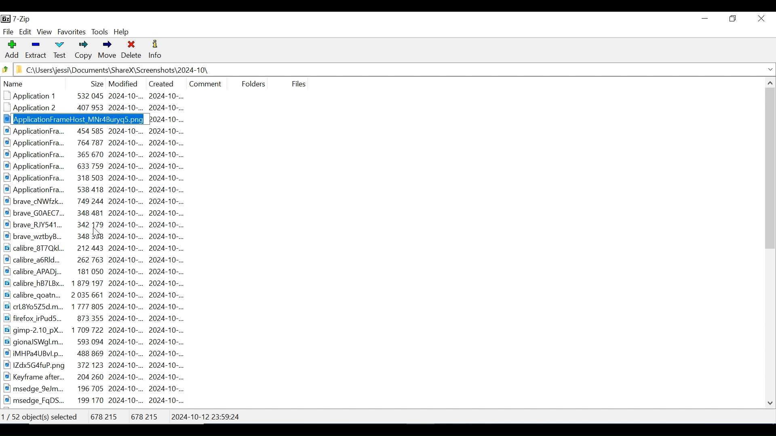 This screenshot has width=776, height=436. What do you see at coordinates (100, 317) in the screenshot?
I see `firefox irPudS... 873 355 2024-10-.. 2024-10-...` at bounding box center [100, 317].